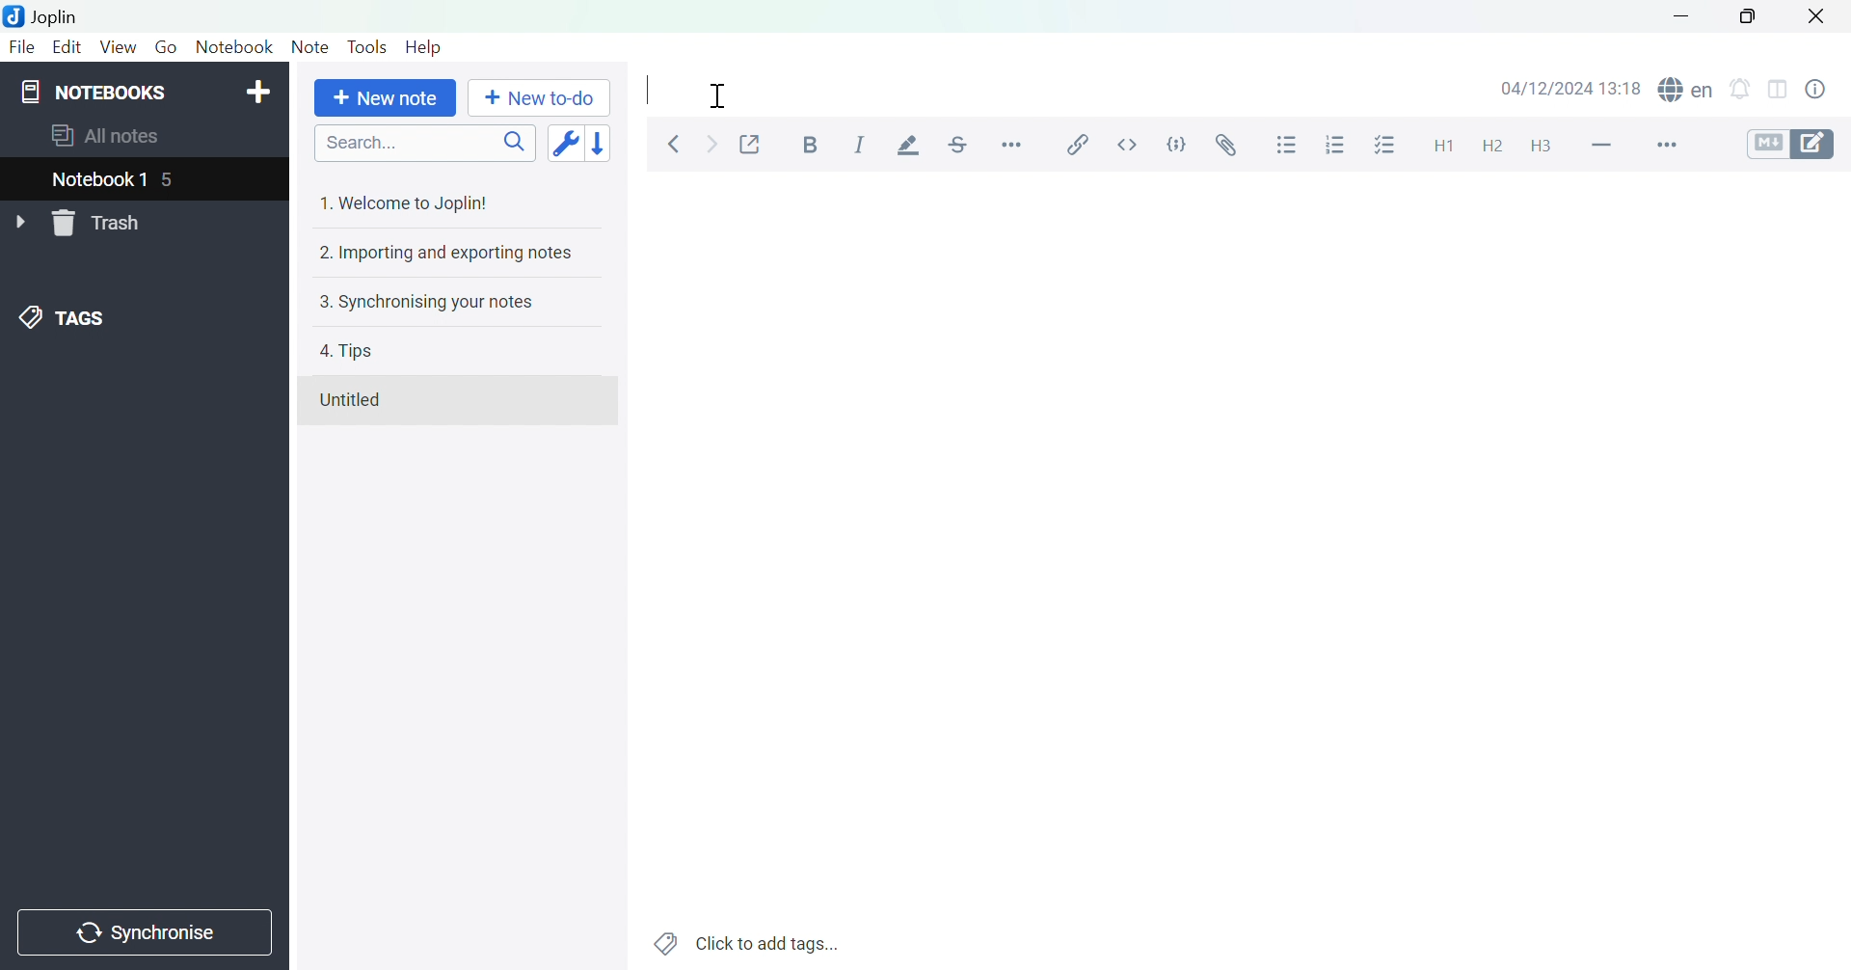  Describe the element at coordinates (674, 144) in the screenshot. I see `Back` at that location.